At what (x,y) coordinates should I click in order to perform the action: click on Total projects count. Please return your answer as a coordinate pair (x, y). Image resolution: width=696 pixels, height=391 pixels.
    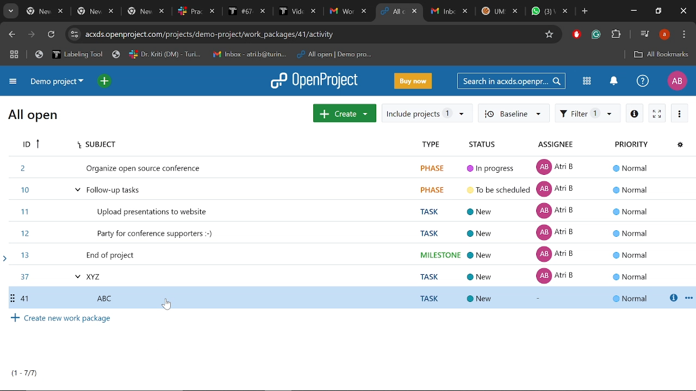
    Looking at the image, I should click on (27, 375).